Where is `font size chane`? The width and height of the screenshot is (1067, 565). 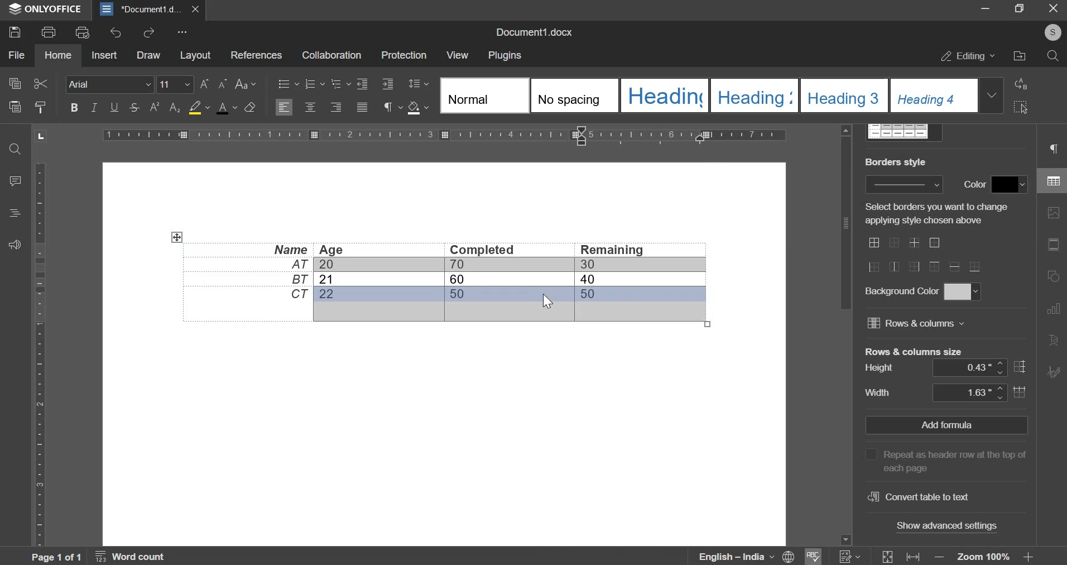
font size chane is located at coordinates (212, 82).